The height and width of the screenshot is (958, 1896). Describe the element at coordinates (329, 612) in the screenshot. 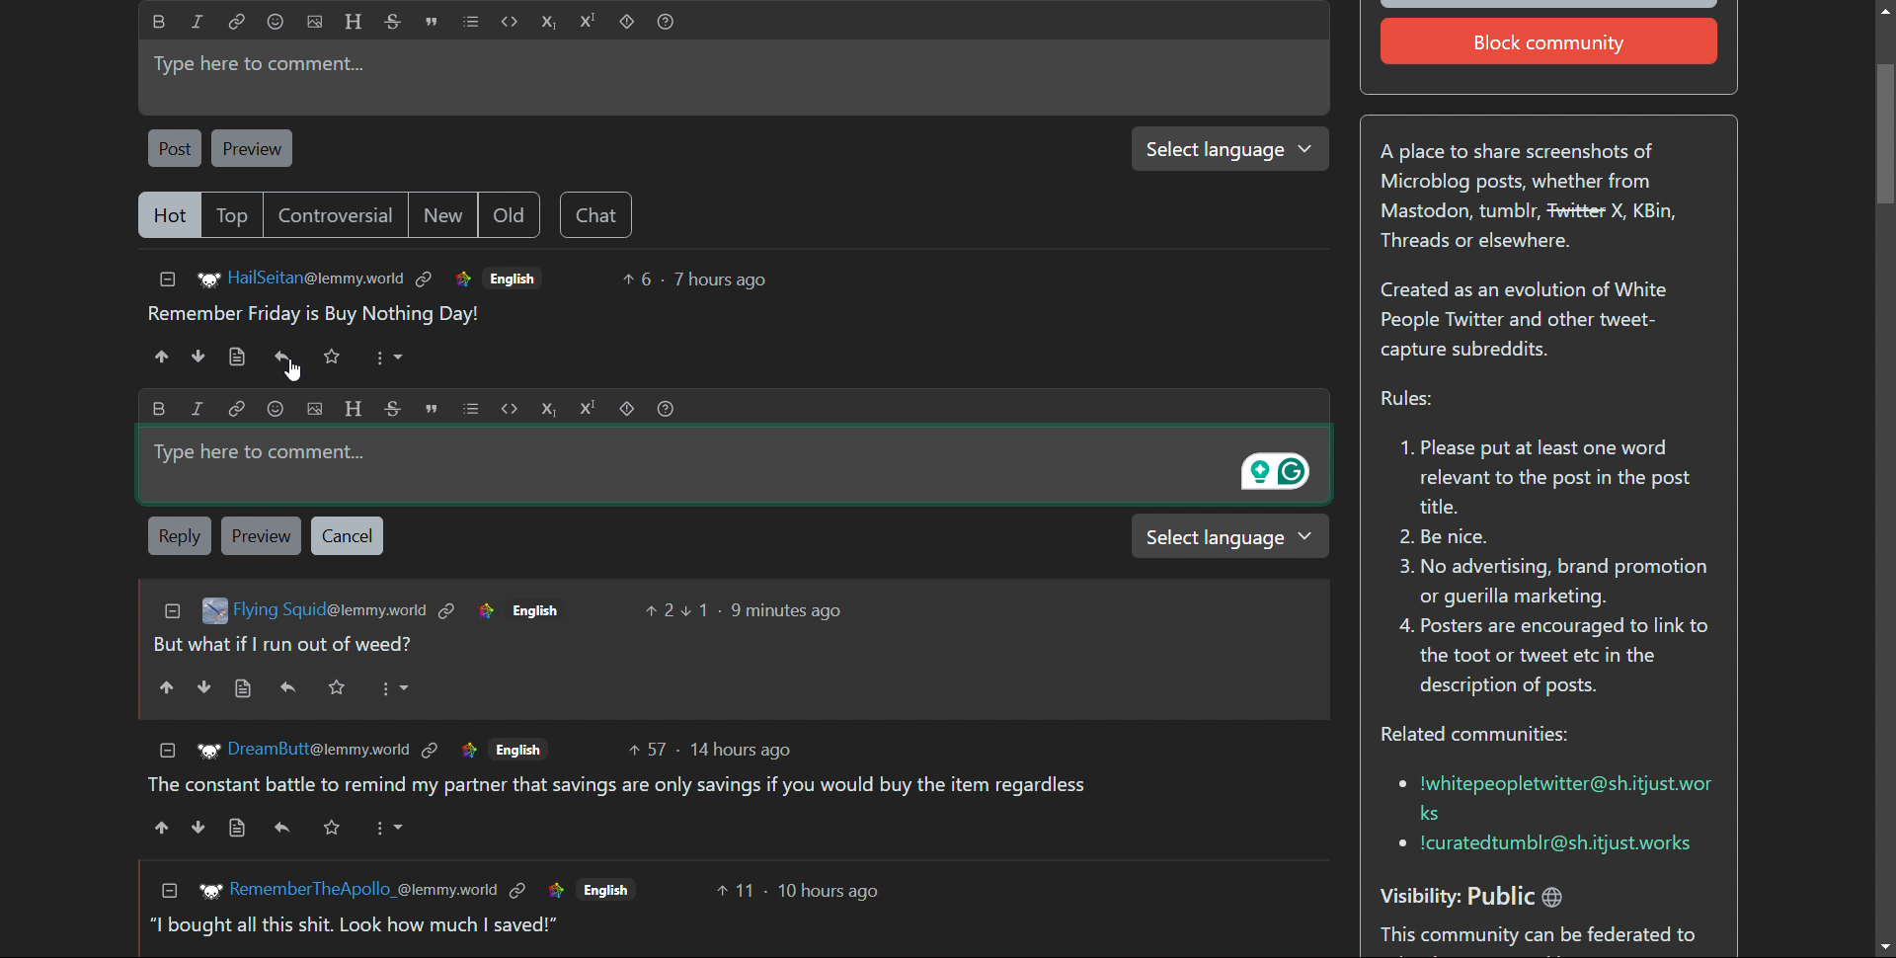

I see `username` at that location.